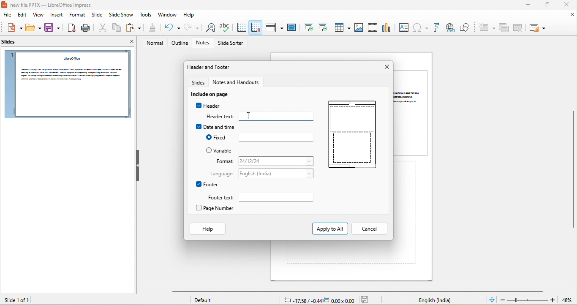 Image resolution: width=577 pixels, height=305 pixels. Describe the element at coordinates (339, 300) in the screenshot. I see `dimension: 0.00x0.00` at that location.